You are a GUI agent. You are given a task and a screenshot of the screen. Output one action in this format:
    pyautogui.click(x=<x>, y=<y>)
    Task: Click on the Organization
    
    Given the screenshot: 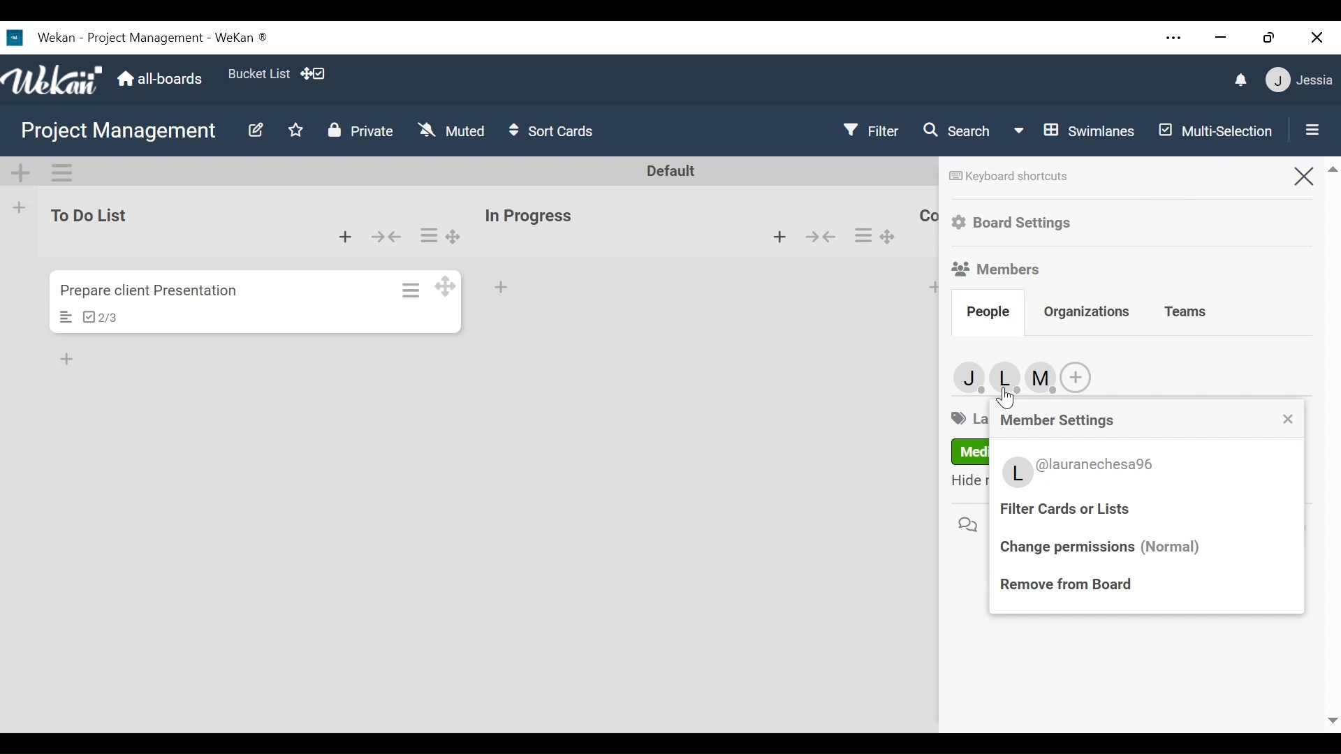 What is the action you would take?
    pyautogui.click(x=1088, y=313)
    